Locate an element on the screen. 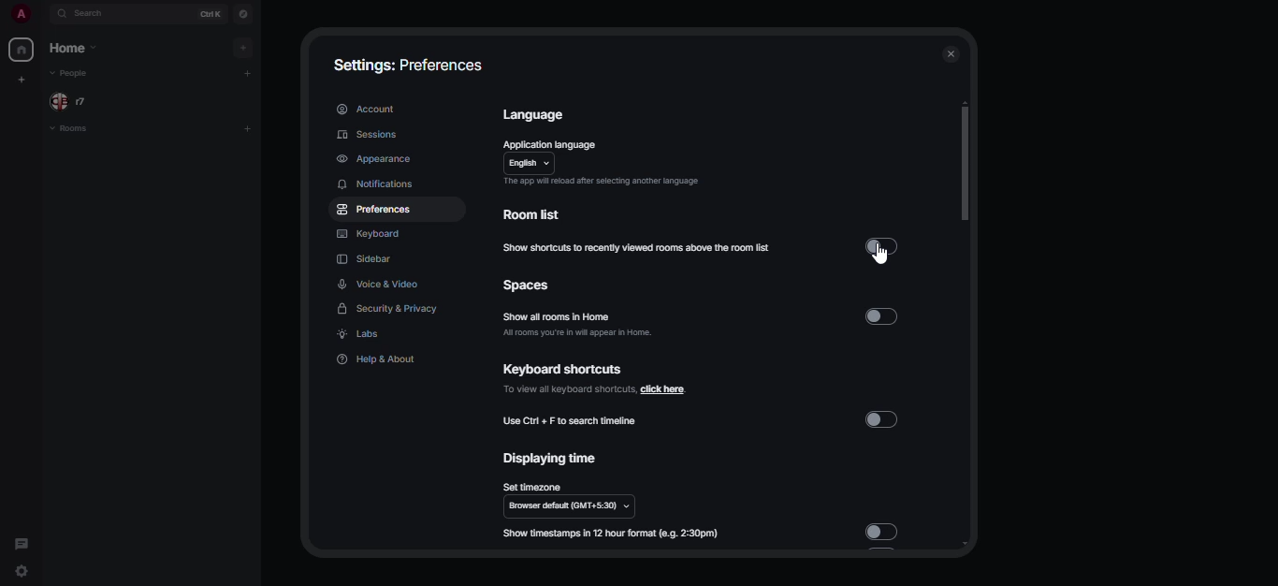  home is located at coordinates (73, 48).